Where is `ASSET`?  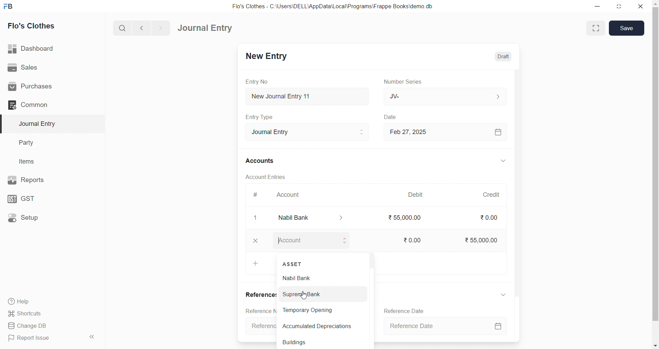 ASSET is located at coordinates (295, 263).